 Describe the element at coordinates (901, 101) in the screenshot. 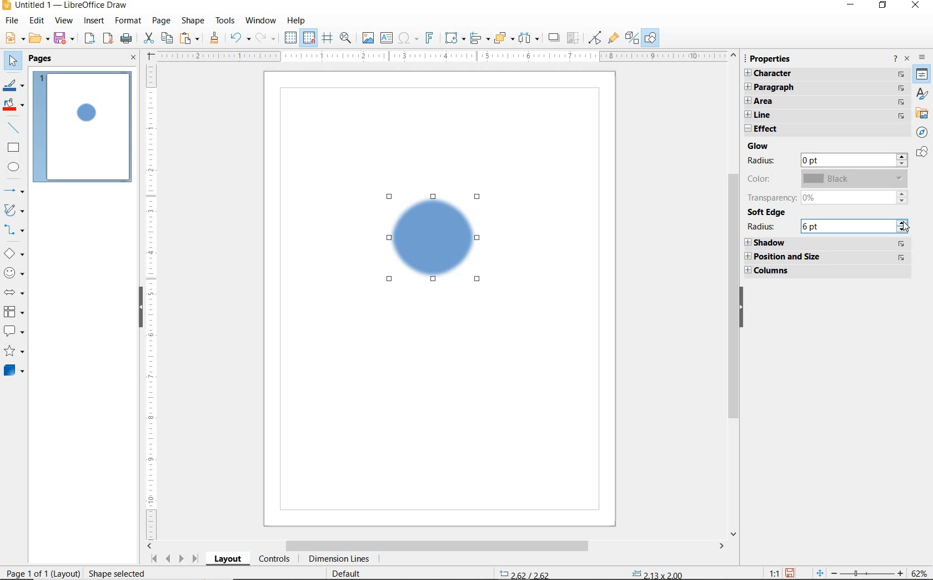

I see `navigate` at that location.